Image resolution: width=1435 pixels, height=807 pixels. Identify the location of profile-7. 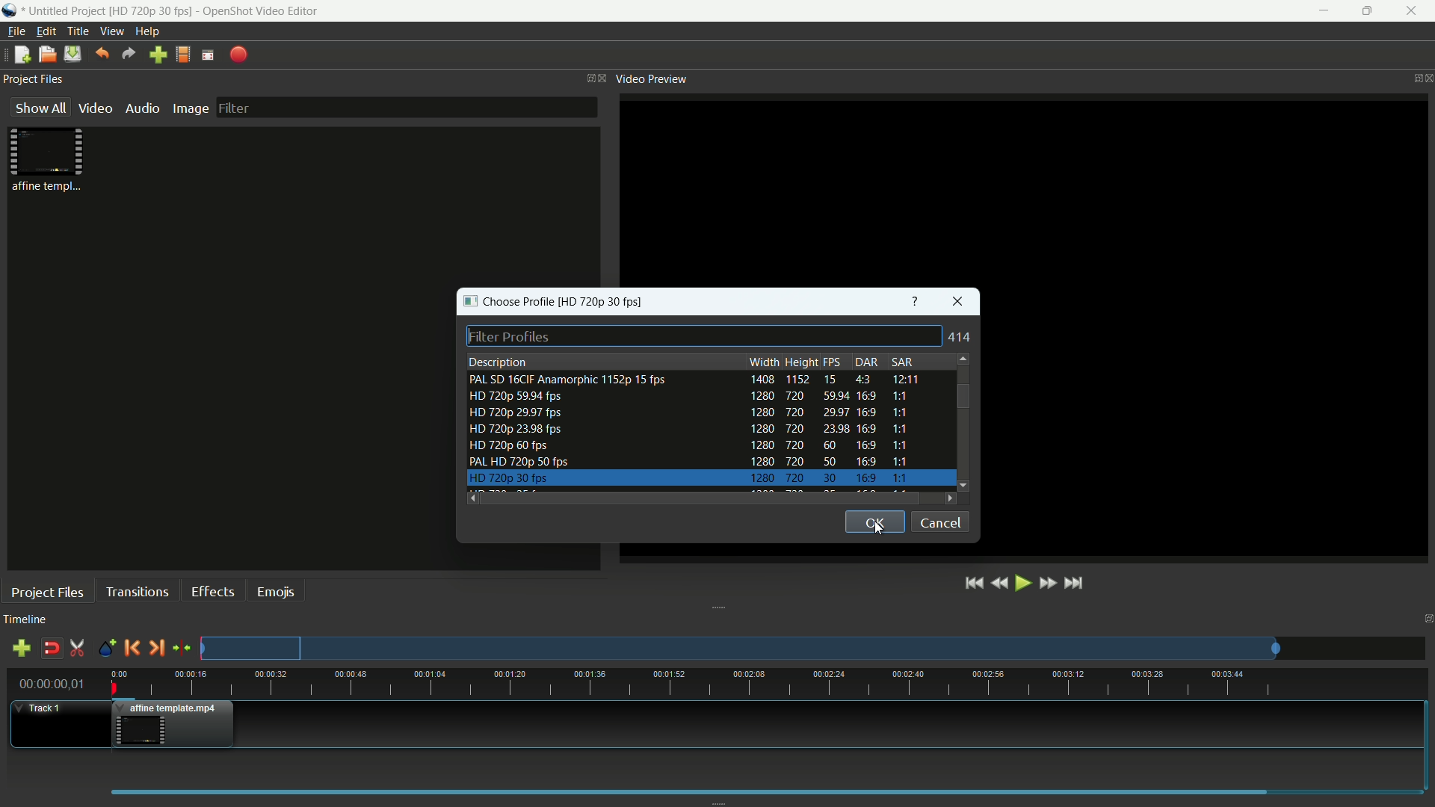
(691, 478).